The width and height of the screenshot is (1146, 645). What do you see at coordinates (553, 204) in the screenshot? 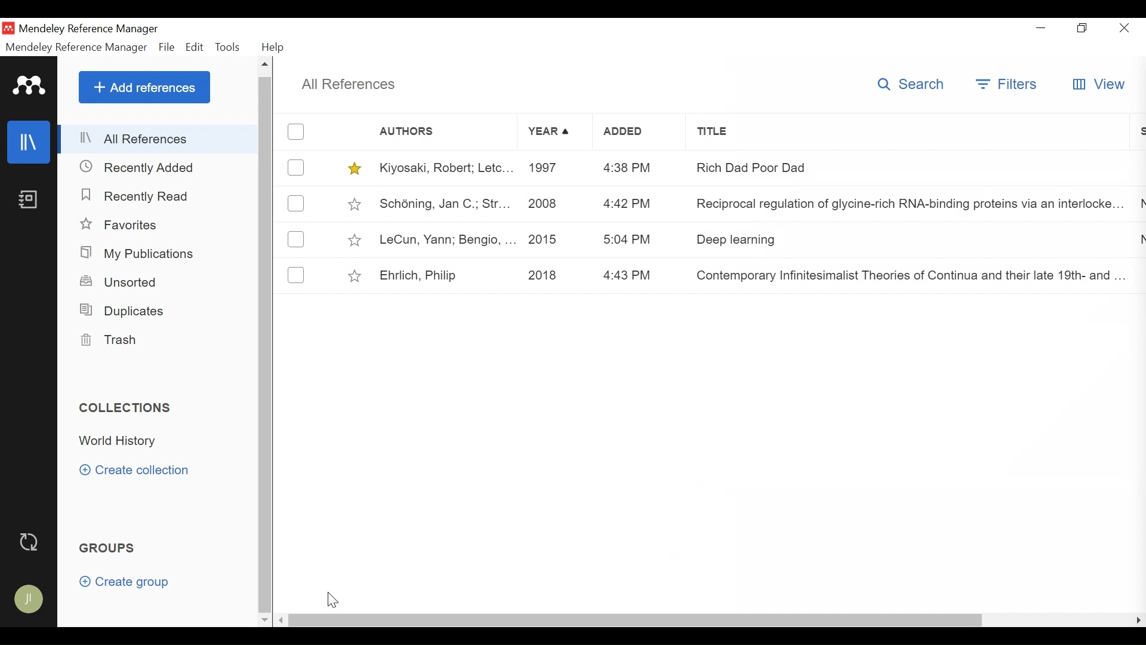
I see `2008` at bounding box center [553, 204].